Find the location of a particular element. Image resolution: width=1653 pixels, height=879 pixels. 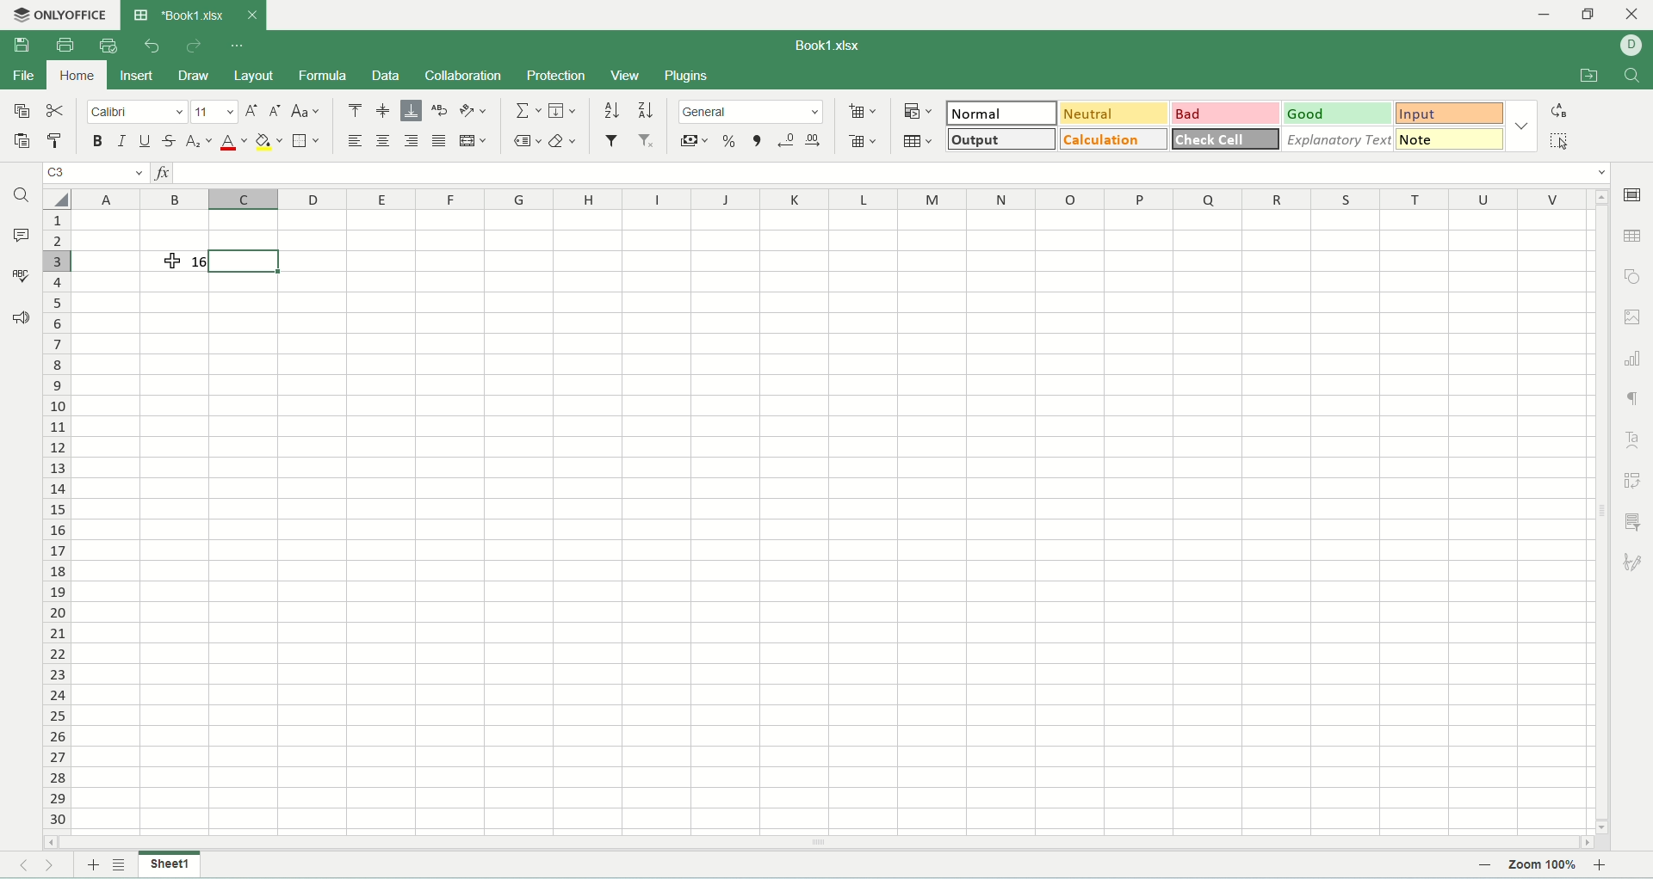

font color is located at coordinates (234, 142).